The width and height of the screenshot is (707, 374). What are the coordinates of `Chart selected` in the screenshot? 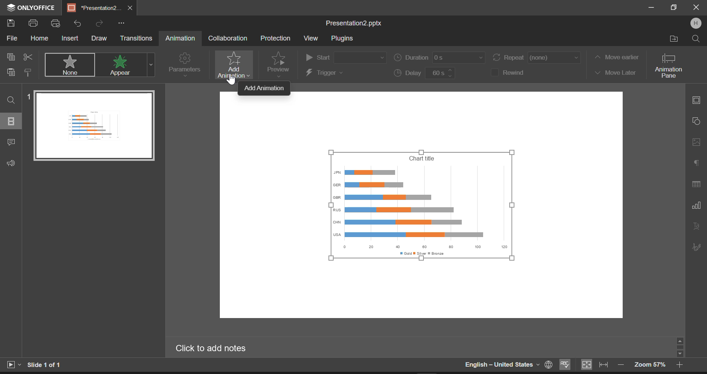 It's located at (426, 207).